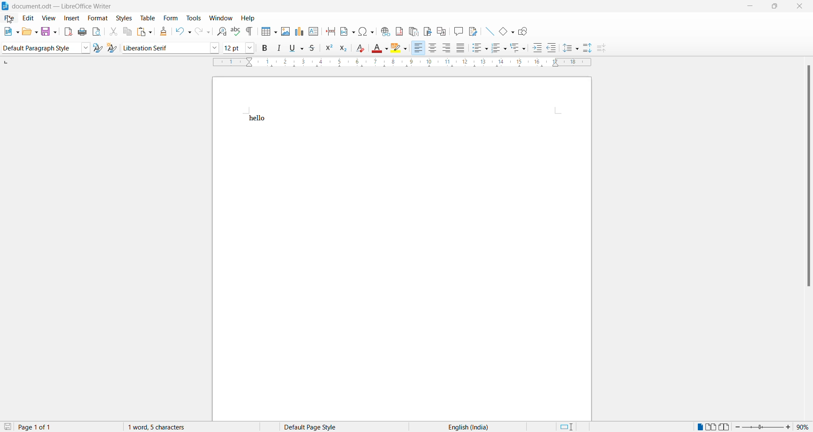 This screenshot has width=813, height=432. Describe the element at coordinates (221, 18) in the screenshot. I see `Window` at that location.